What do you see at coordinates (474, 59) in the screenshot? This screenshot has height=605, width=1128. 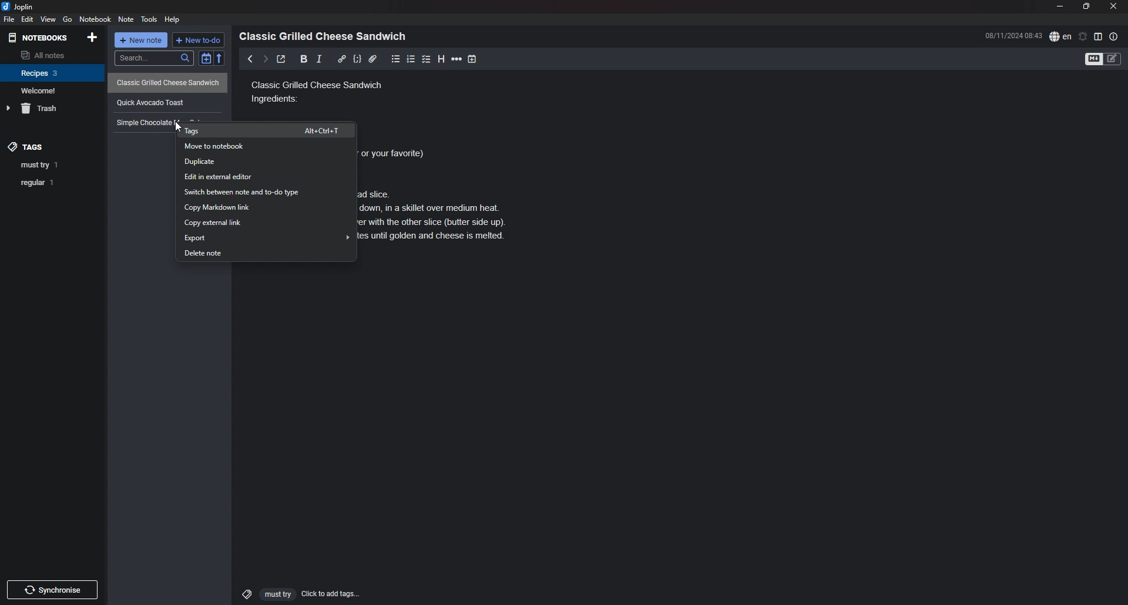 I see `add time` at bounding box center [474, 59].